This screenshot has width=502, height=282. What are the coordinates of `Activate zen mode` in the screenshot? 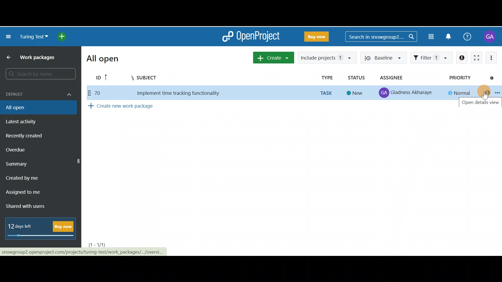 It's located at (479, 57).